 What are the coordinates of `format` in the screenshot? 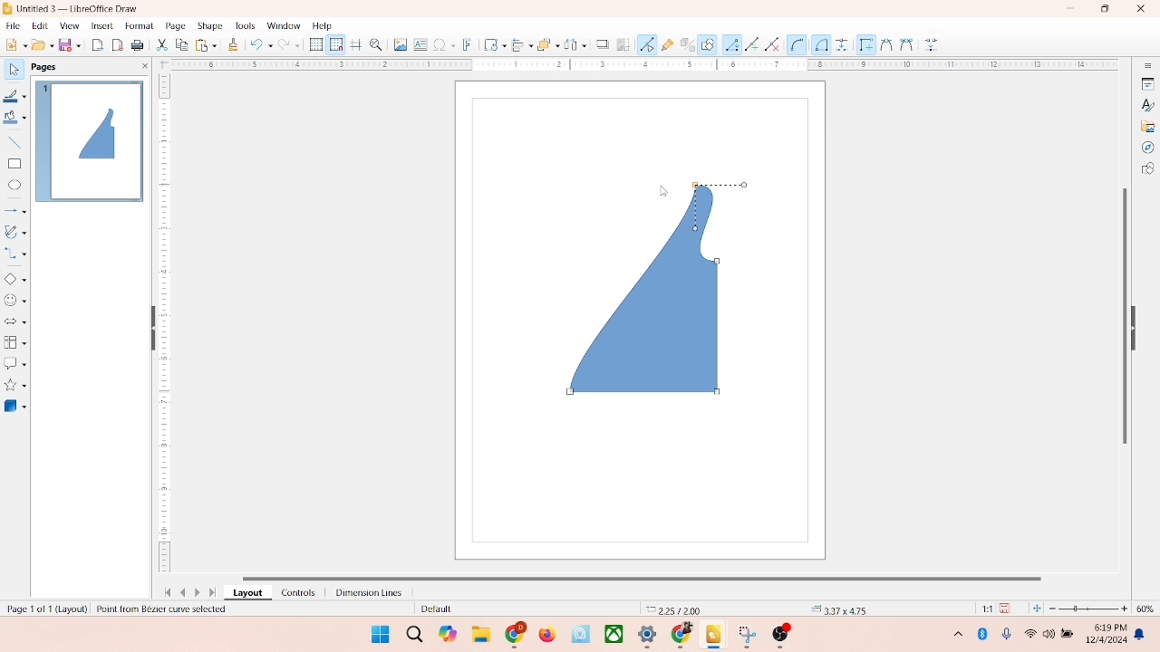 It's located at (139, 24).